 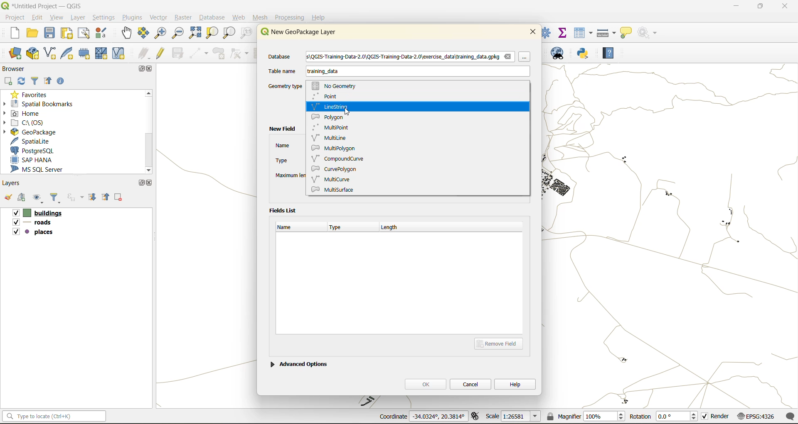 I want to click on roads, so click(x=34, y=224).